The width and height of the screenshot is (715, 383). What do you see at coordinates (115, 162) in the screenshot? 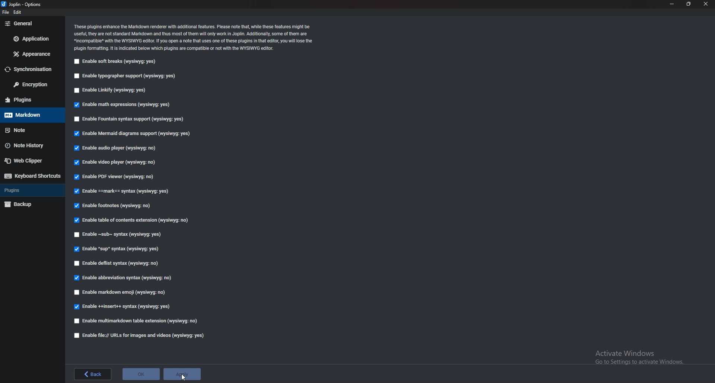
I see `enable video player` at bounding box center [115, 162].